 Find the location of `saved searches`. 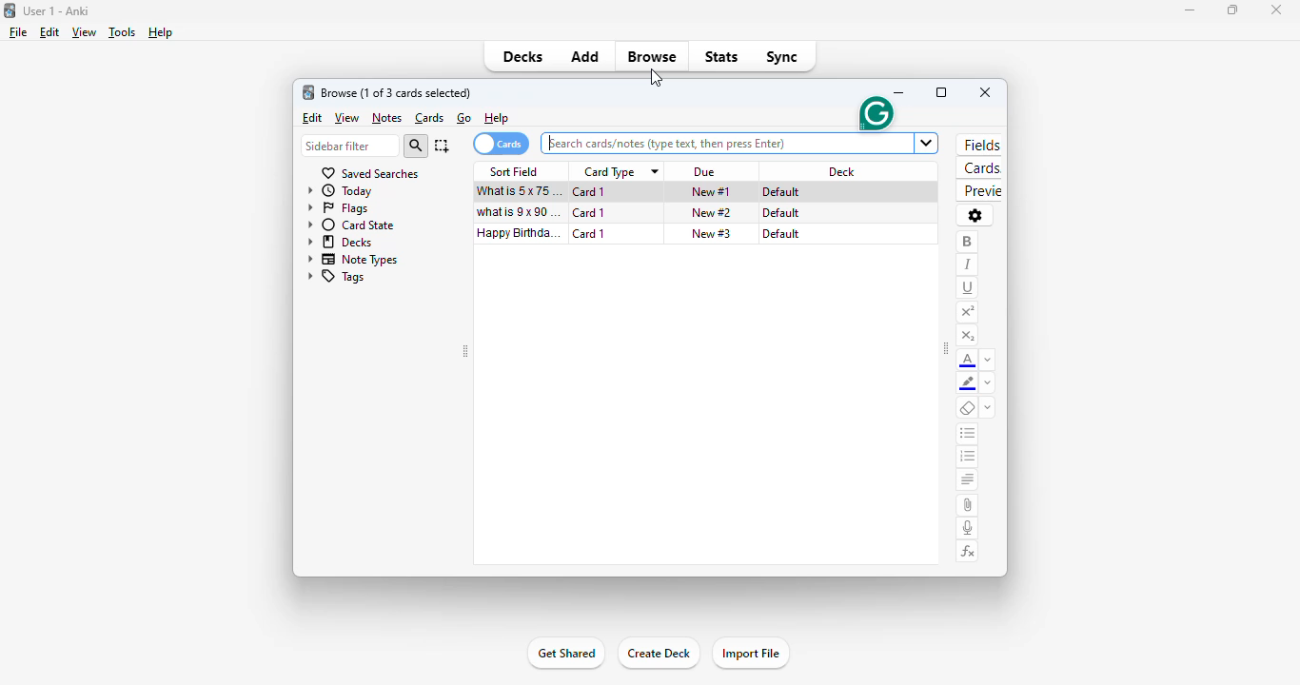

saved searches is located at coordinates (369, 174).